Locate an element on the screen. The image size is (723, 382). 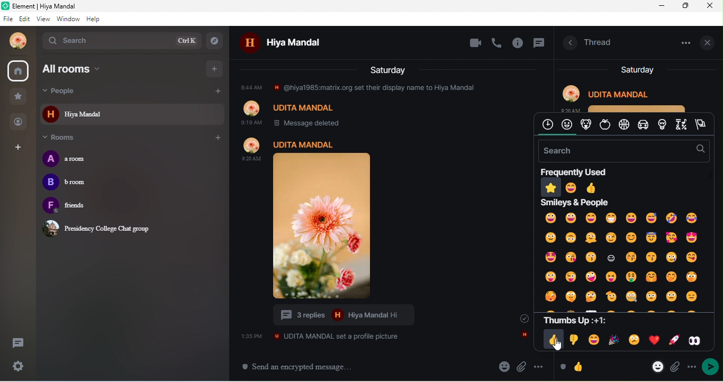
add is located at coordinates (216, 92).